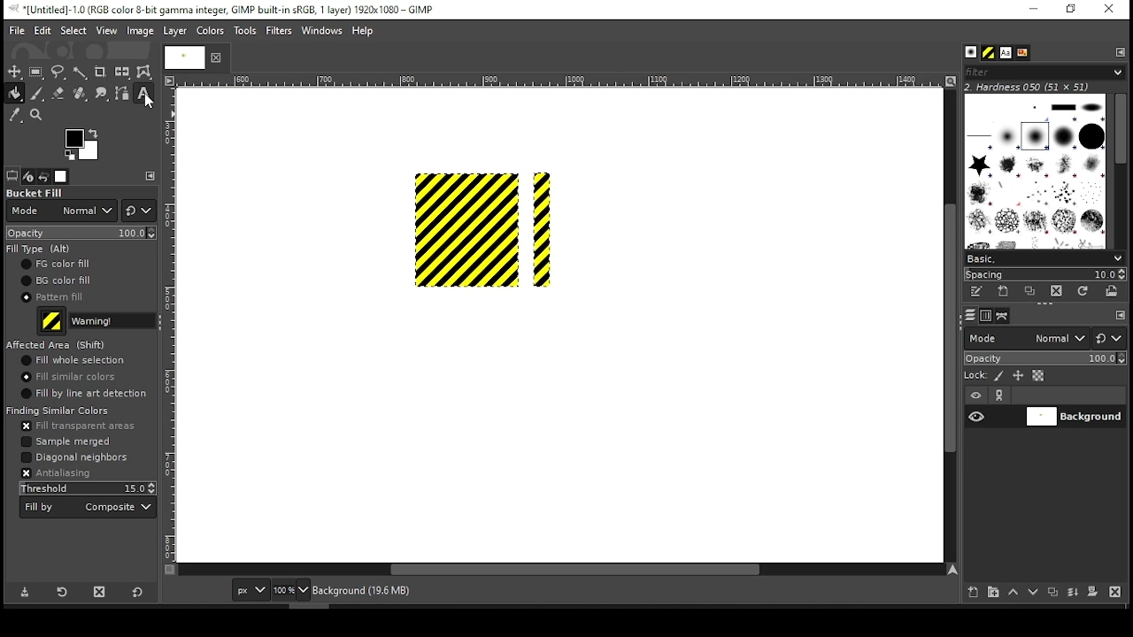 The width and height of the screenshot is (1133, 637). I want to click on , so click(557, 81).